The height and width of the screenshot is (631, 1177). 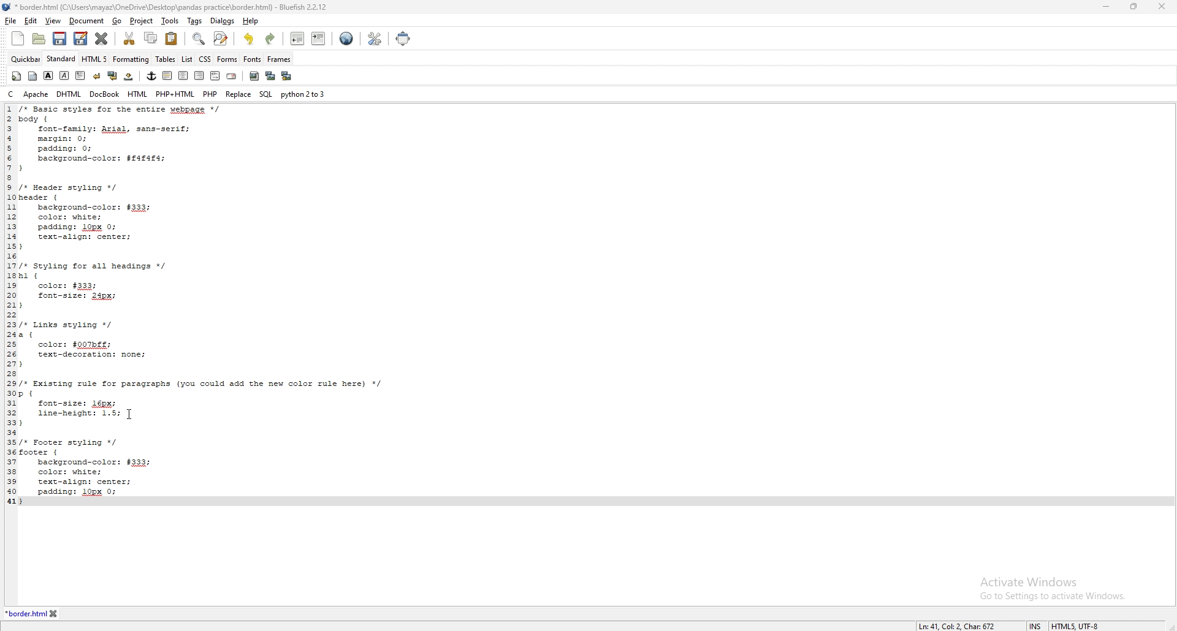 What do you see at coordinates (172, 38) in the screenshot?
I see `paste` at bounding box center [172, 38].